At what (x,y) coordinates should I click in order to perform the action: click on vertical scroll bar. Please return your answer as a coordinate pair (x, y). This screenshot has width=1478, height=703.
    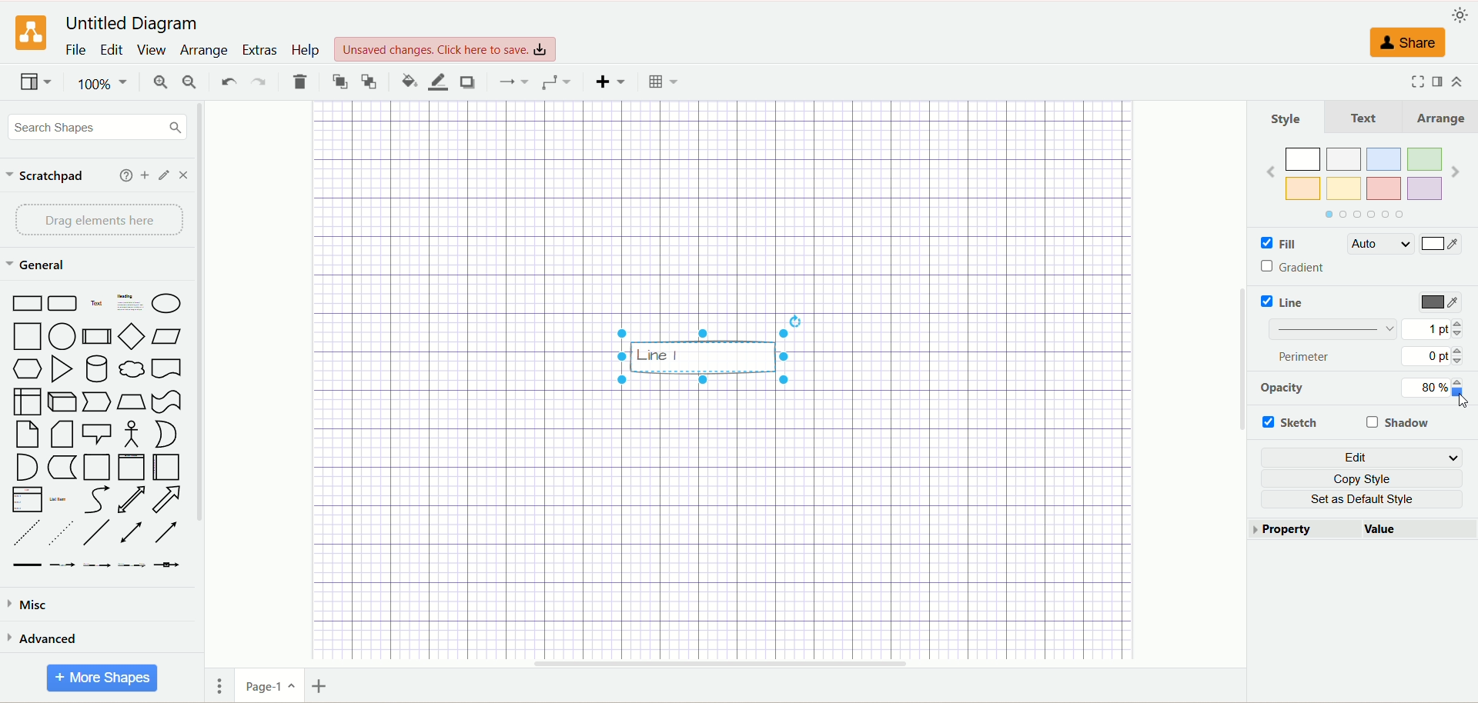
    Looking at the image, I should click on (207, 384).